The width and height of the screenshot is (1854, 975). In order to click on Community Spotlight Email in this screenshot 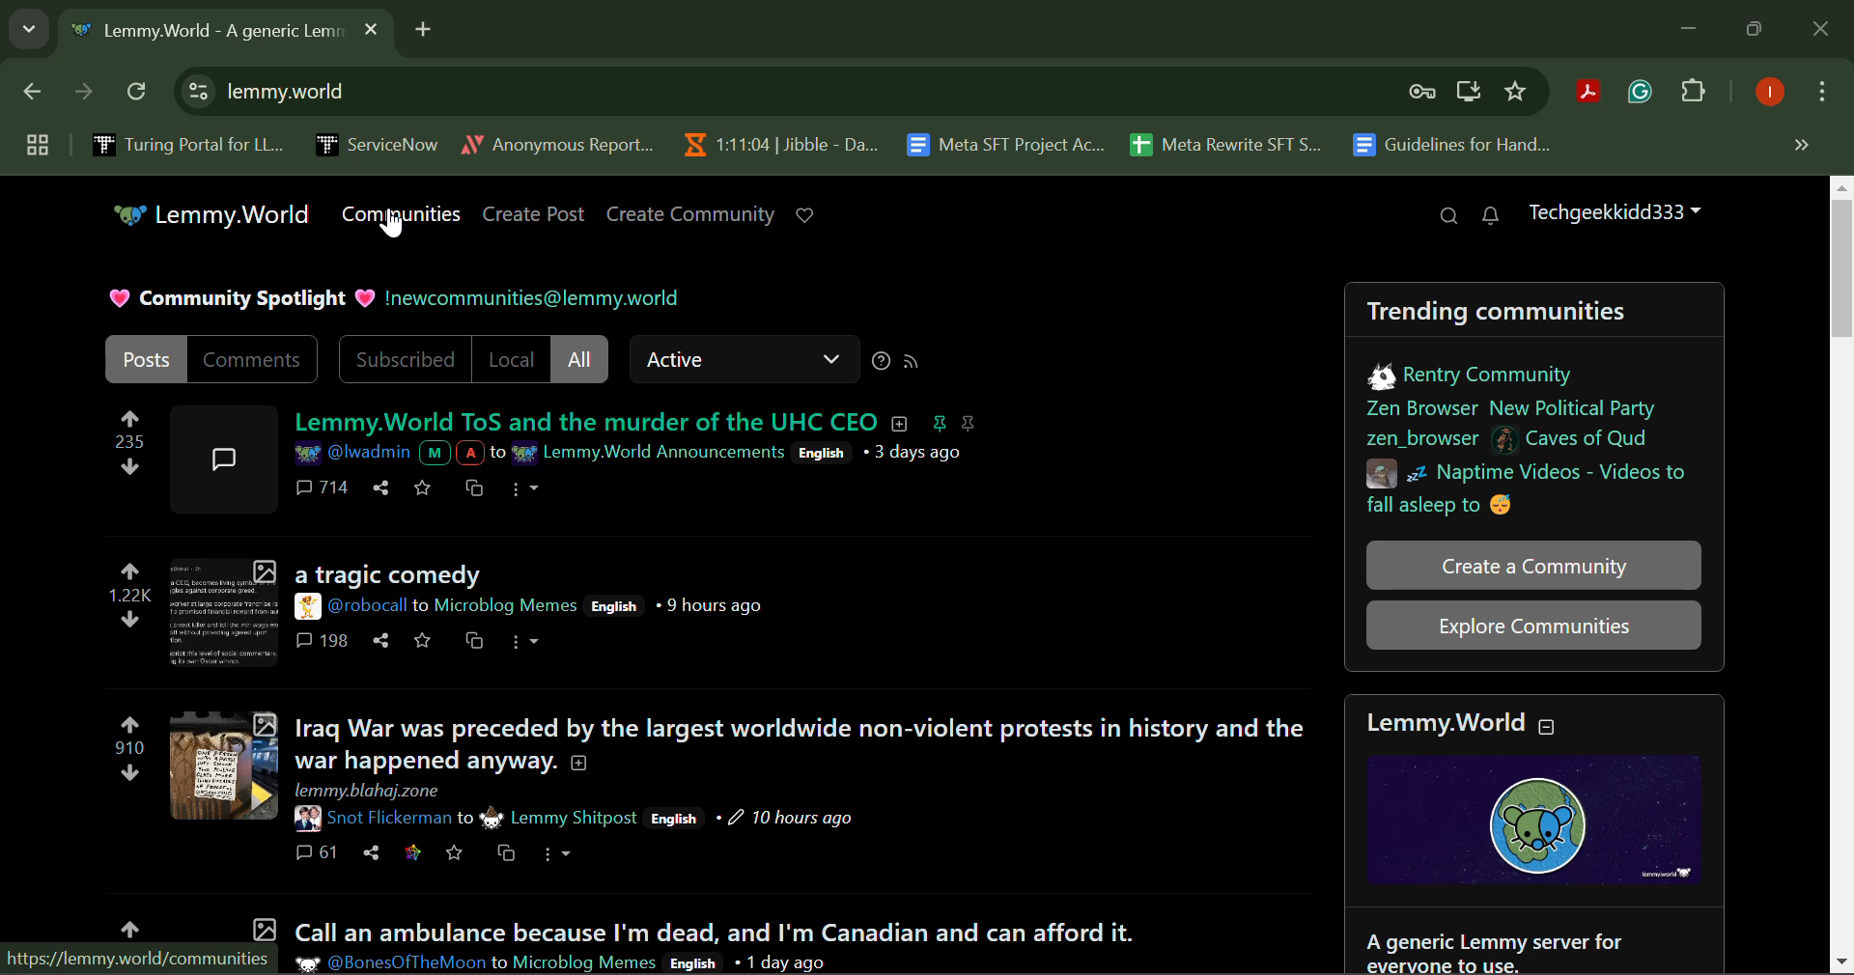, I will do `click(539, 298)`.